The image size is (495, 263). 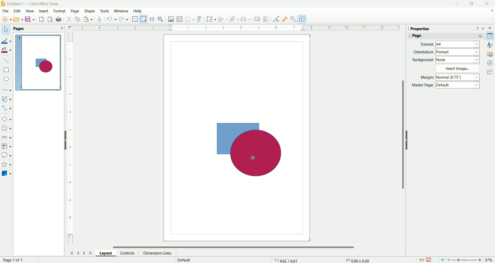 What do you see at coordinates (89, 10) in the screenshot?
I see `shape` at bounding box center [89, 10].